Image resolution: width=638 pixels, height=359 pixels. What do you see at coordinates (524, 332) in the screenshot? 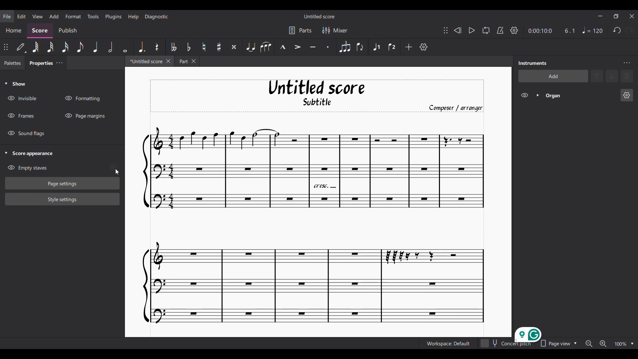
I see `grammarly` at bounding box center [524, 332].